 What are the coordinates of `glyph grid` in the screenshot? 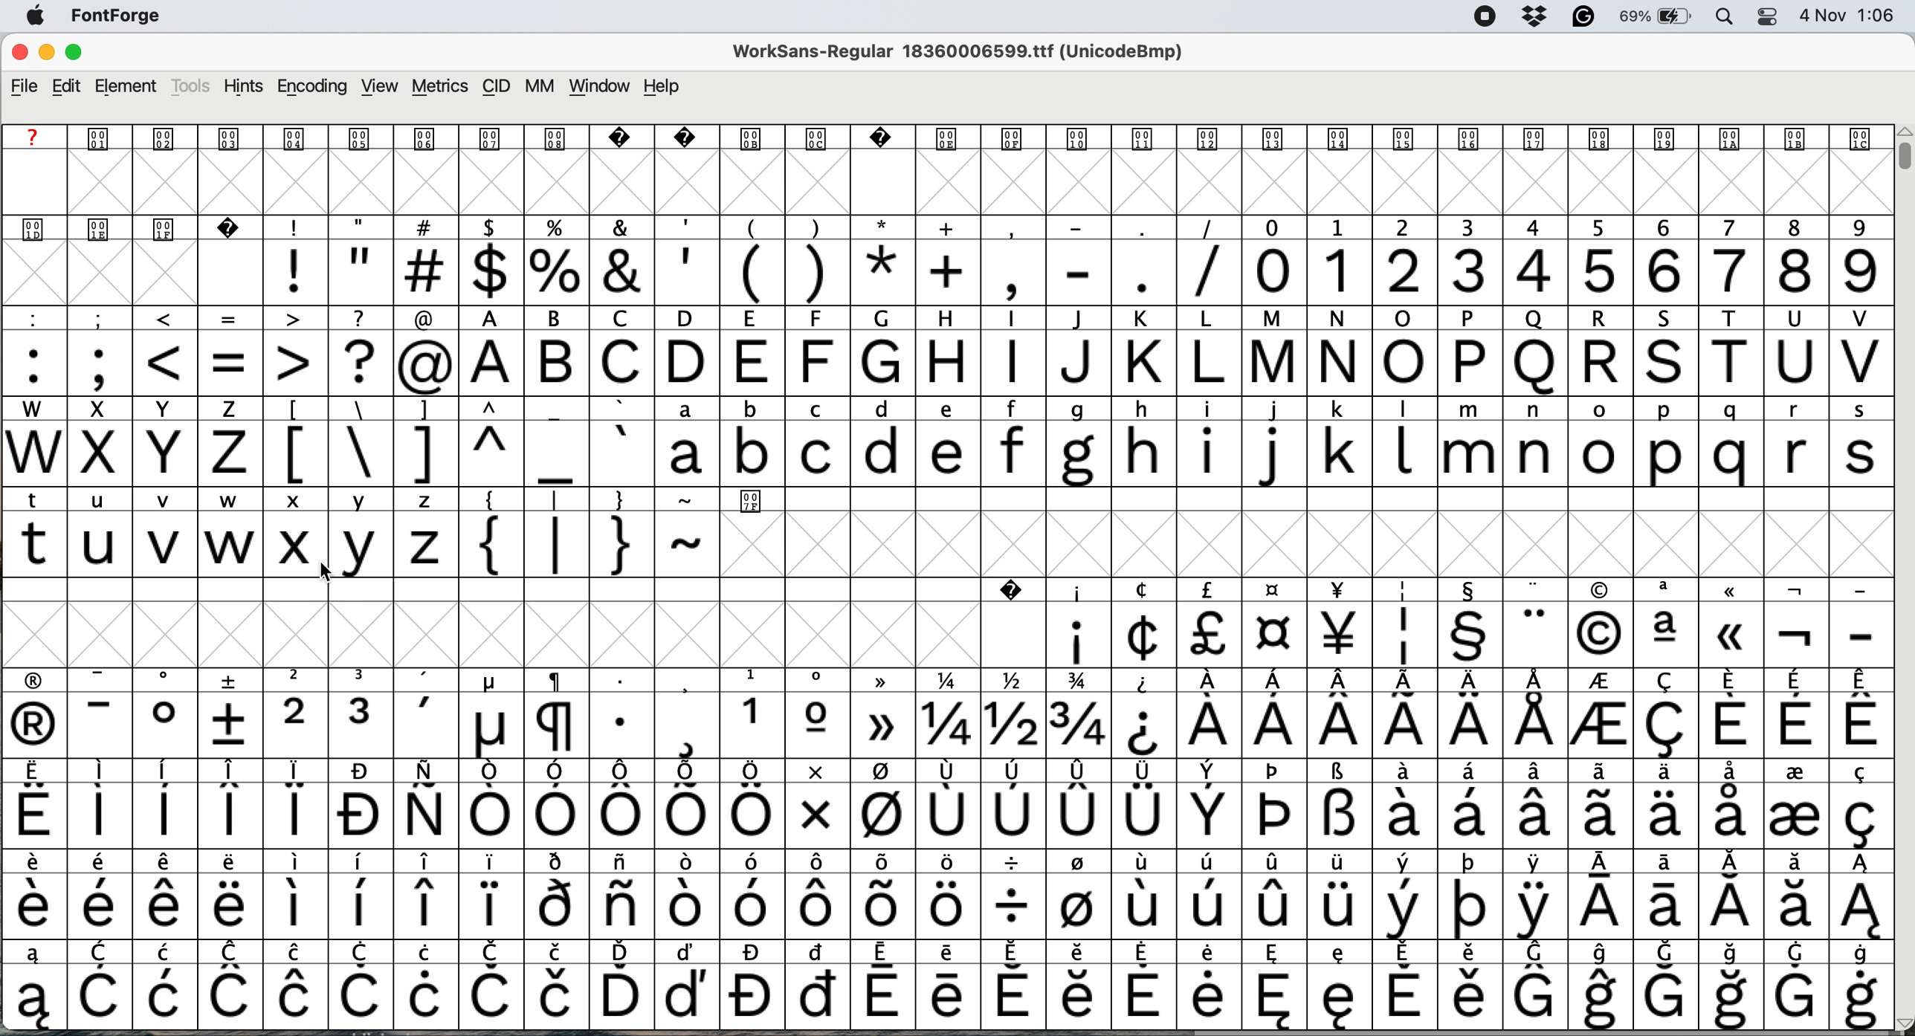 It's located at (138, 276).